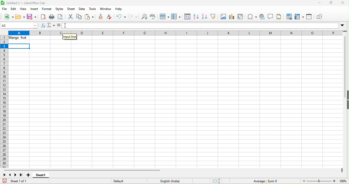 The width and height of the screenshot is (349, 184). Describe the element at coordinates (111, 17) in the screenshot. I see `clear direct formatting` at that location.